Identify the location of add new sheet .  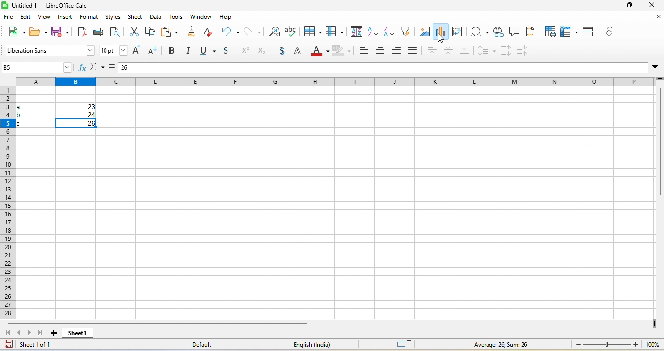
(54, 335).